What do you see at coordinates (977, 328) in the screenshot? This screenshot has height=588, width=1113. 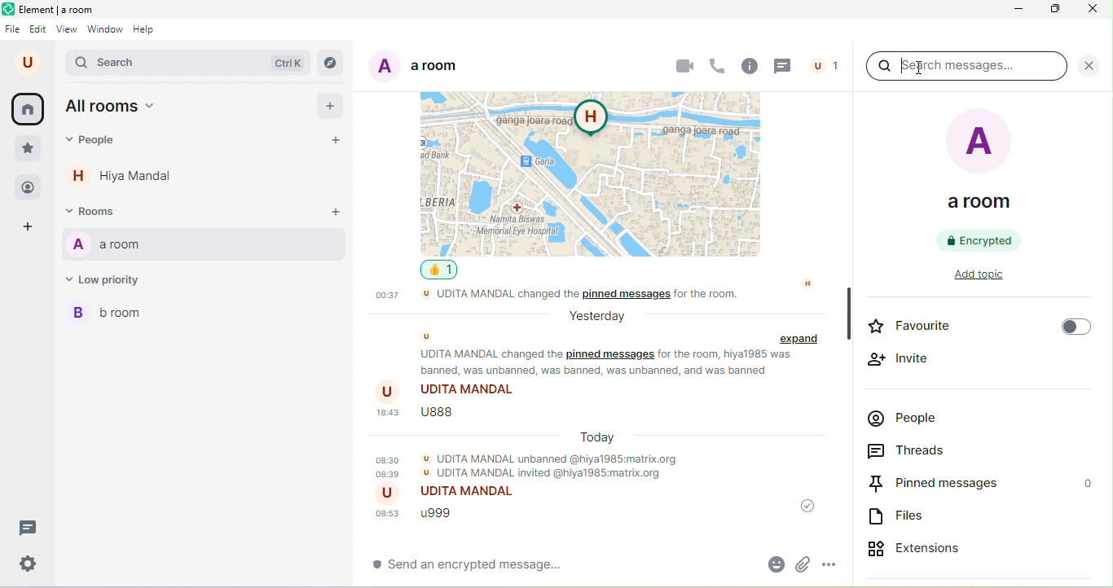 I see `favourite` at bounding box center [977, 328].